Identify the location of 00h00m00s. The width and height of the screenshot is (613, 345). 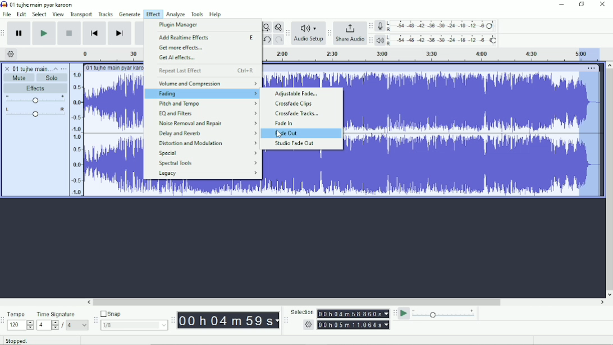
(229, 321).